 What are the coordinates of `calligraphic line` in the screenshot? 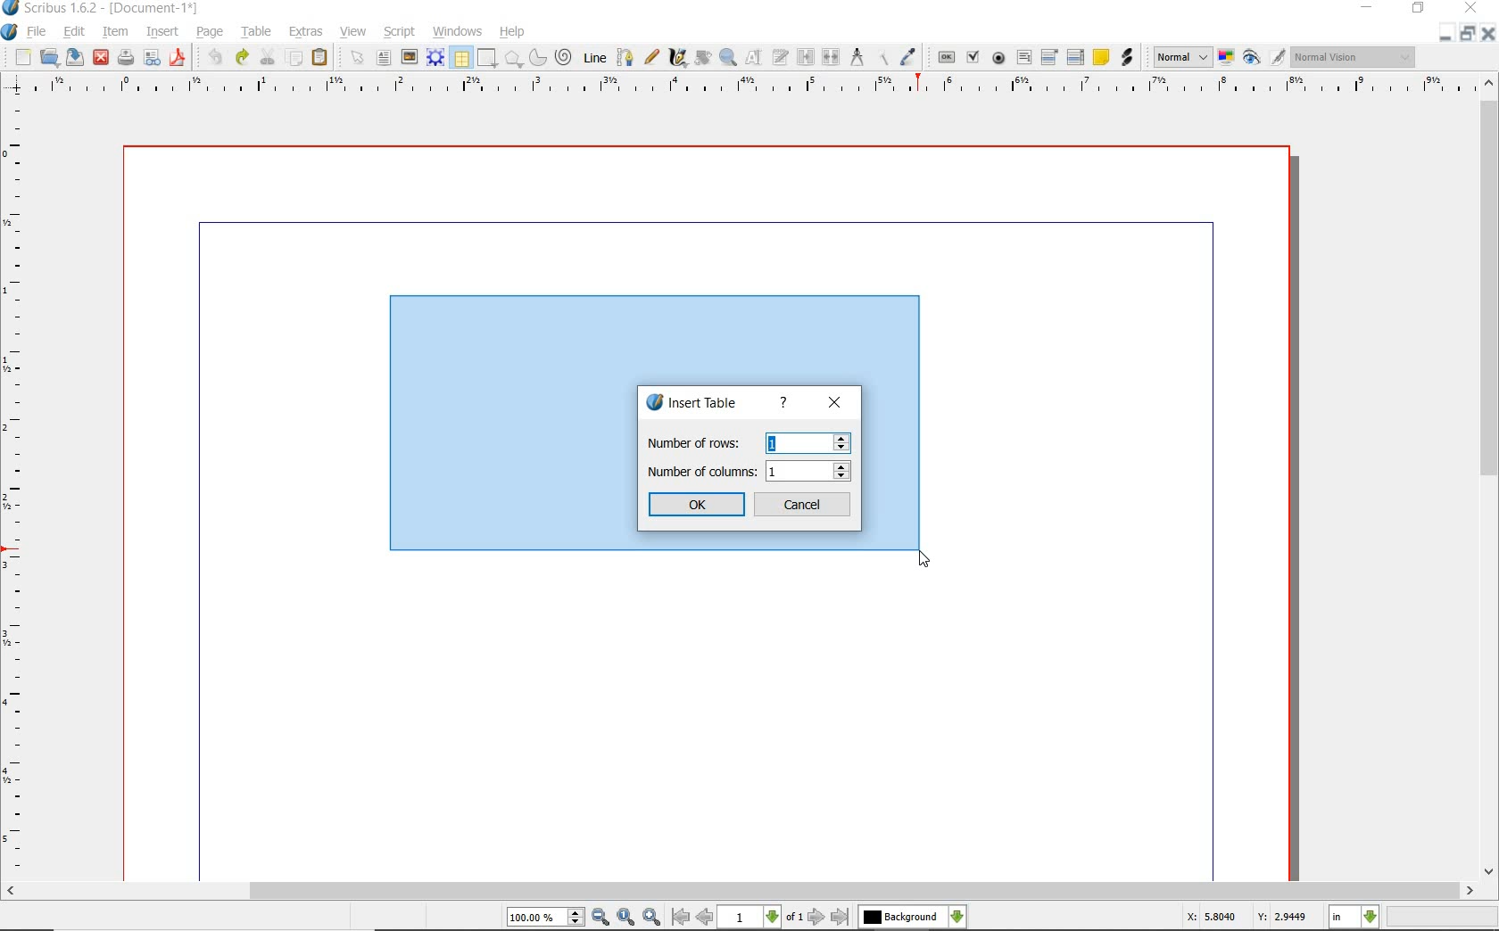 It's located at (678, 58).